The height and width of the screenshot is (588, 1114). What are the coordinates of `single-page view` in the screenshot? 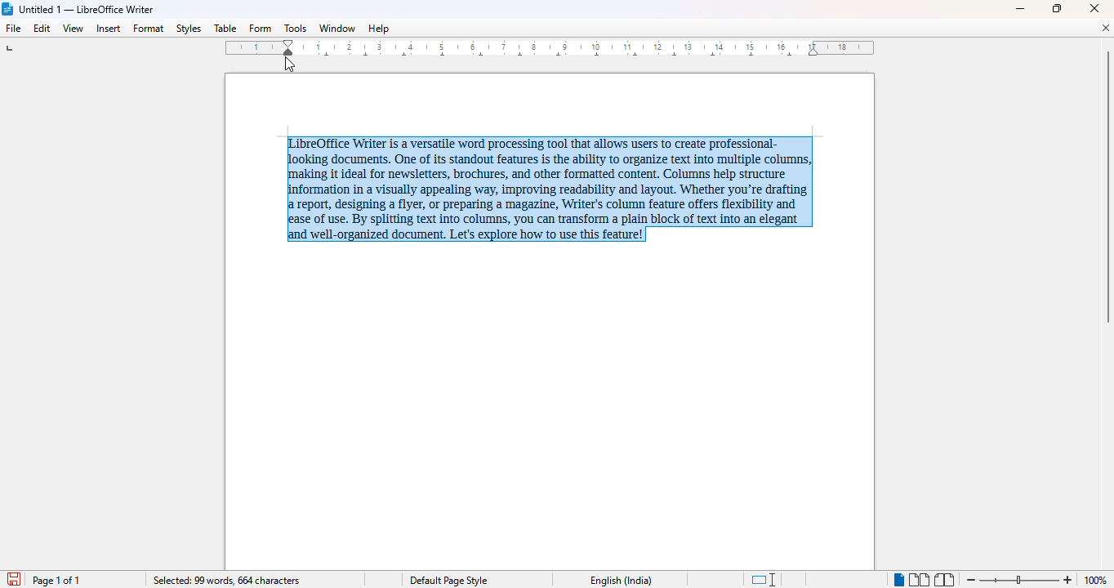 It's located at (898, 581).